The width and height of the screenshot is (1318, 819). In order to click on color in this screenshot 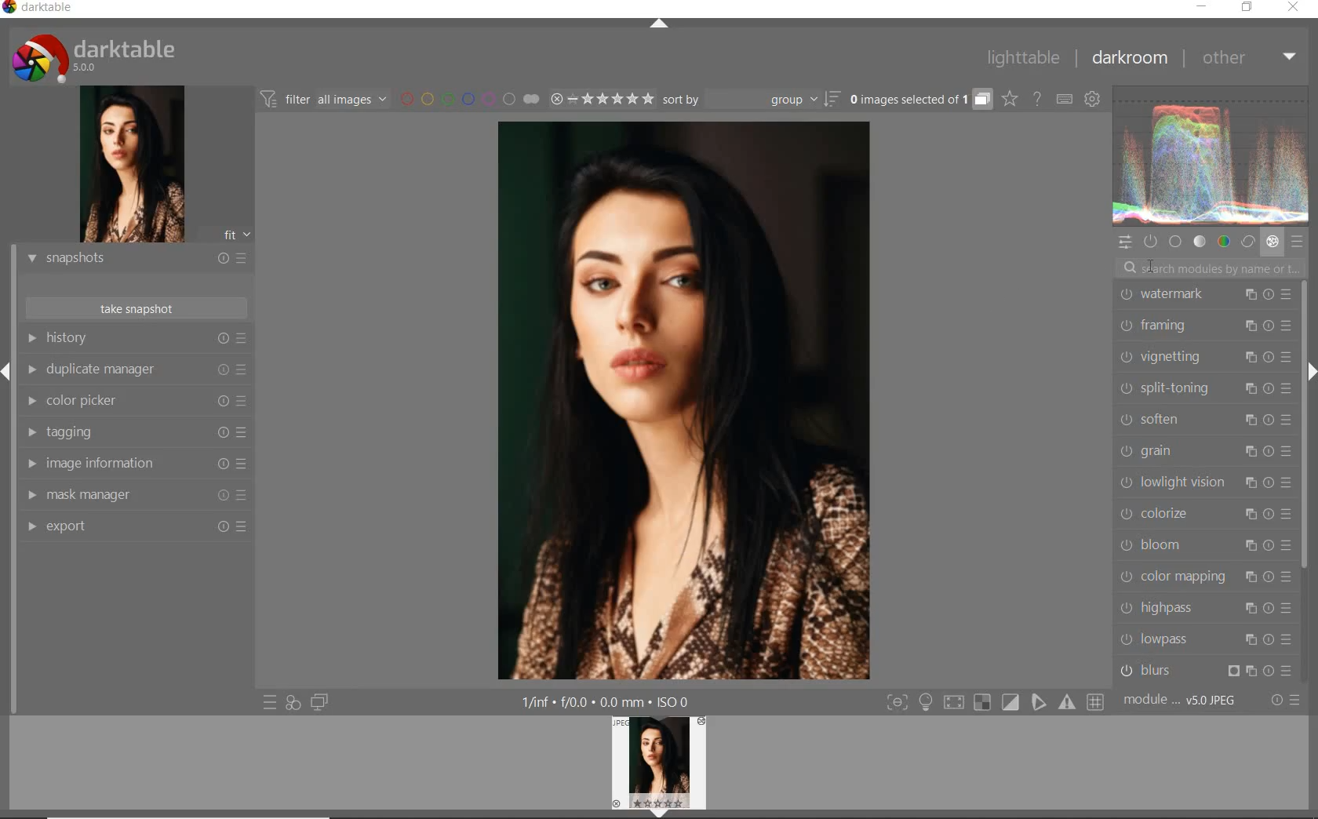, I will do `click(1225, 242)`.